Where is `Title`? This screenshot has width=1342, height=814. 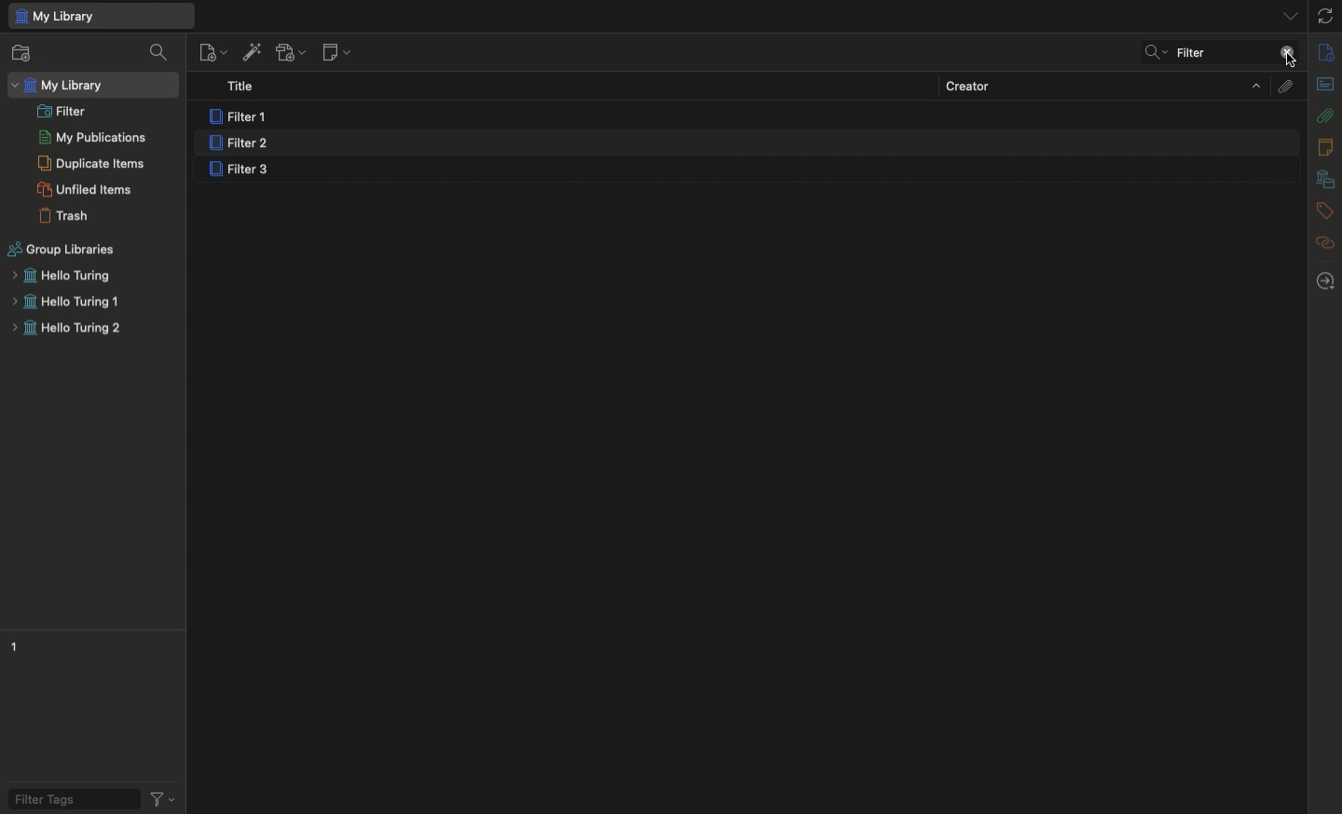 Title is located at coordinates (246, 88).